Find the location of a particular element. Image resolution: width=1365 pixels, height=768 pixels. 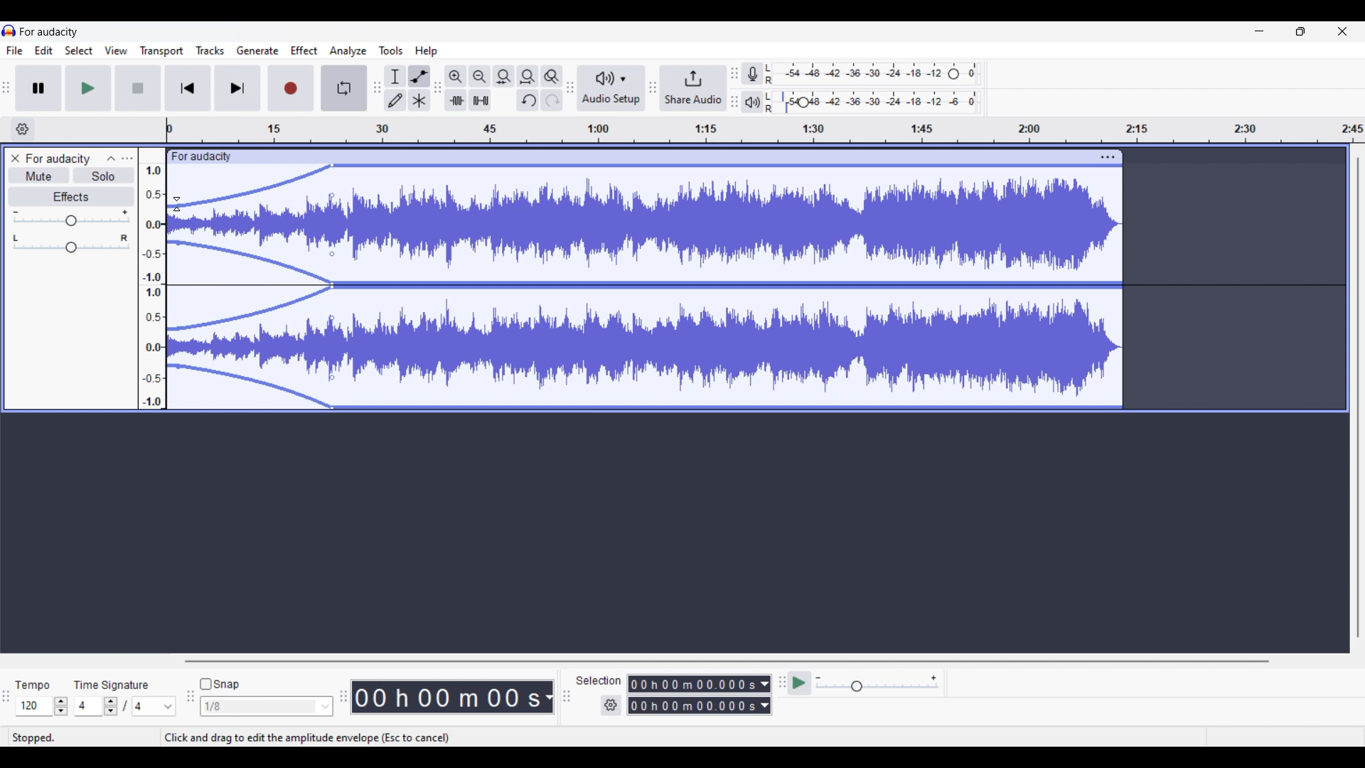

for audacity is located at coordinates (50, 32).